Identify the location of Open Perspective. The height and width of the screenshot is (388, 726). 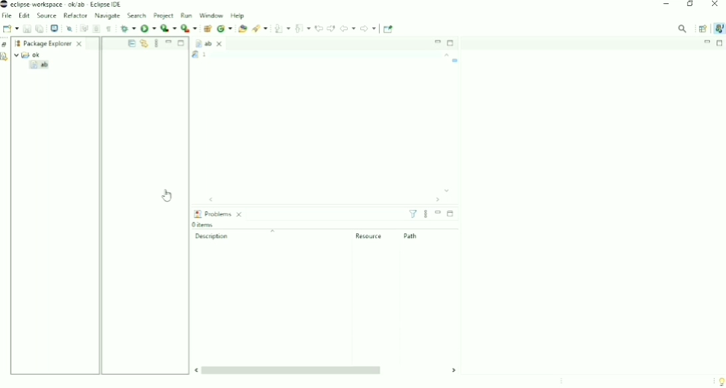
(701, 28).